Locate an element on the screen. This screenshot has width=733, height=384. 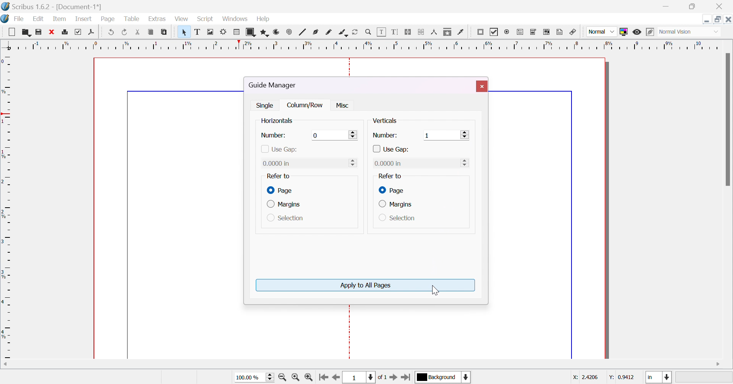
insert is located at coordinates (82, 18).